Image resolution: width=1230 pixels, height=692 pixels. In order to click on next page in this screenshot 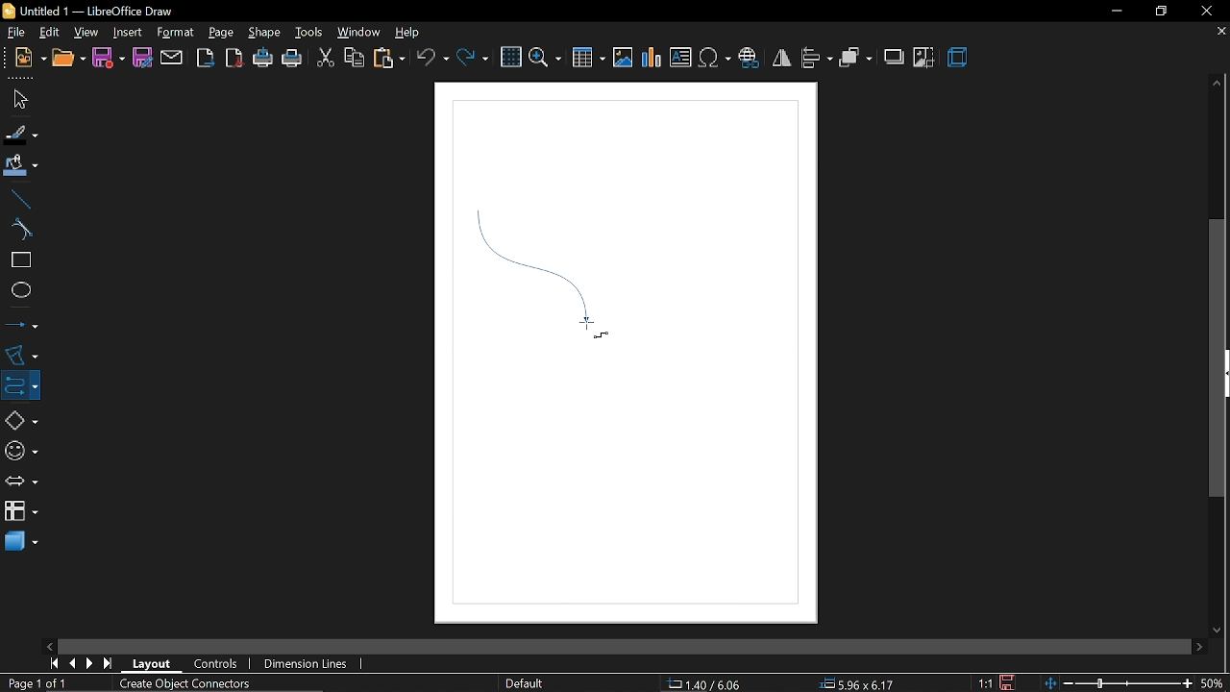, I will do `click(89, 663)`.